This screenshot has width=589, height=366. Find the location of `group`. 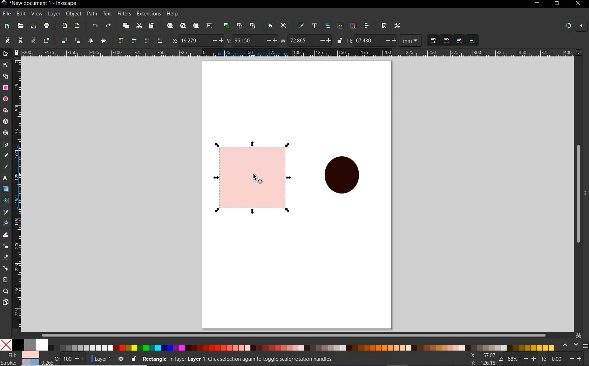

group is located at coordinates (271, 26).